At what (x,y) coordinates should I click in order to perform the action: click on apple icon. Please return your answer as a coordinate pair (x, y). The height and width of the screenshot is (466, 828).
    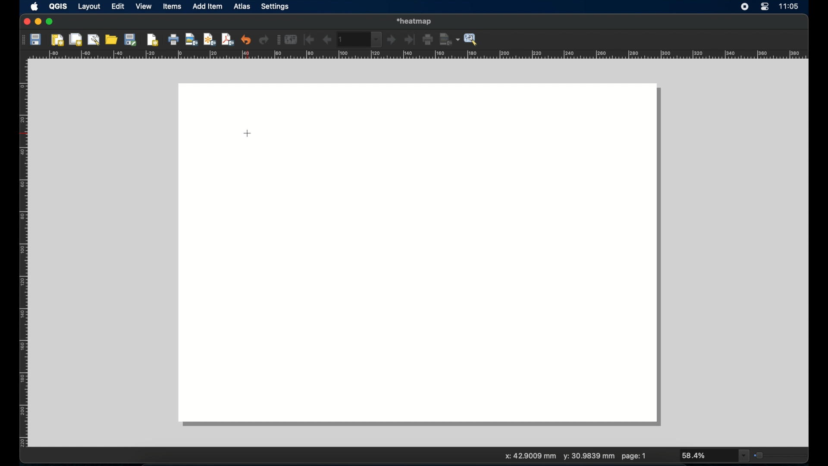
    Looking at the image, I should click on (34, 6).